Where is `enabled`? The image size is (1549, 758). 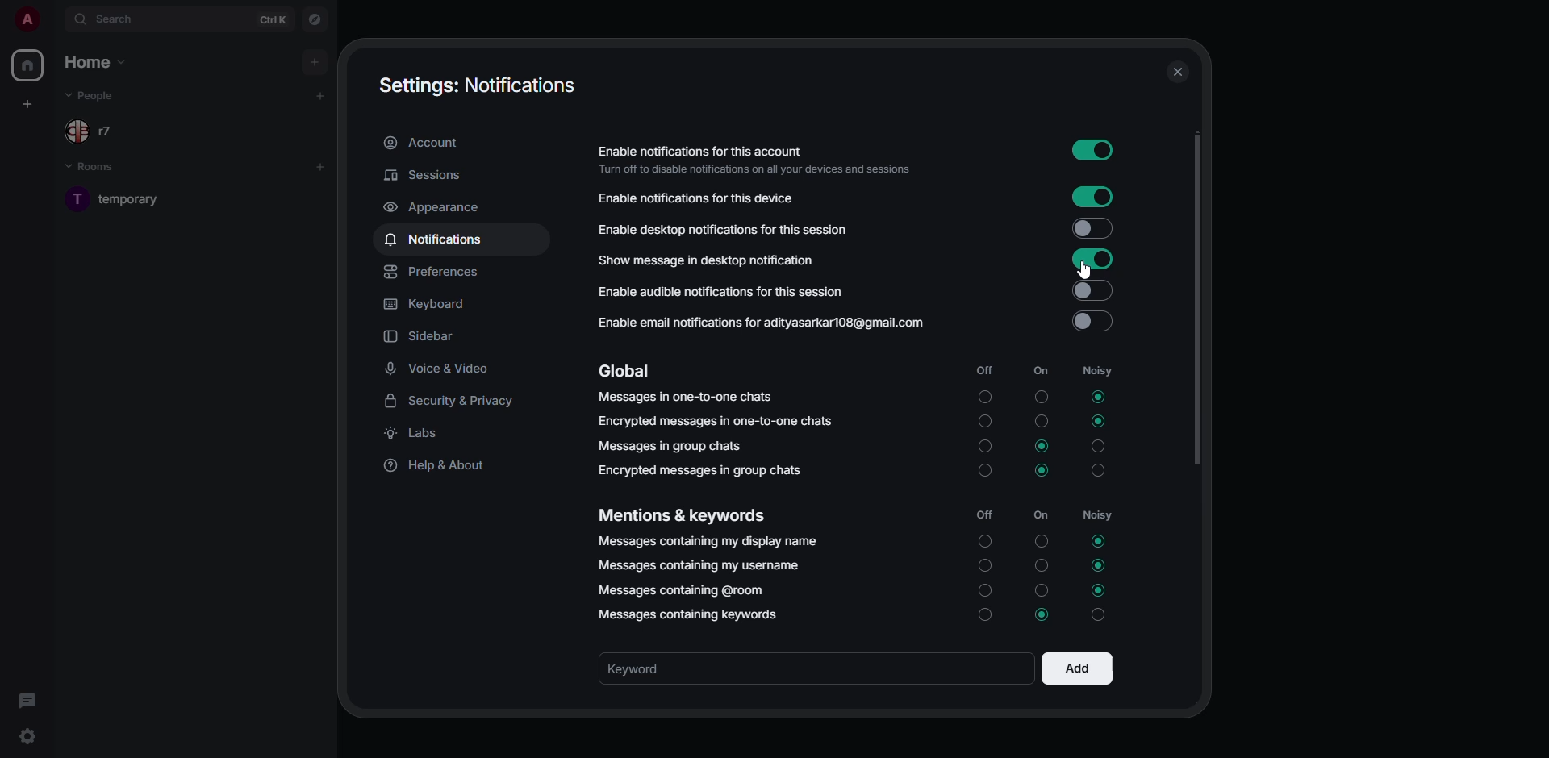 enabled is located at coordinates (1091, 260).